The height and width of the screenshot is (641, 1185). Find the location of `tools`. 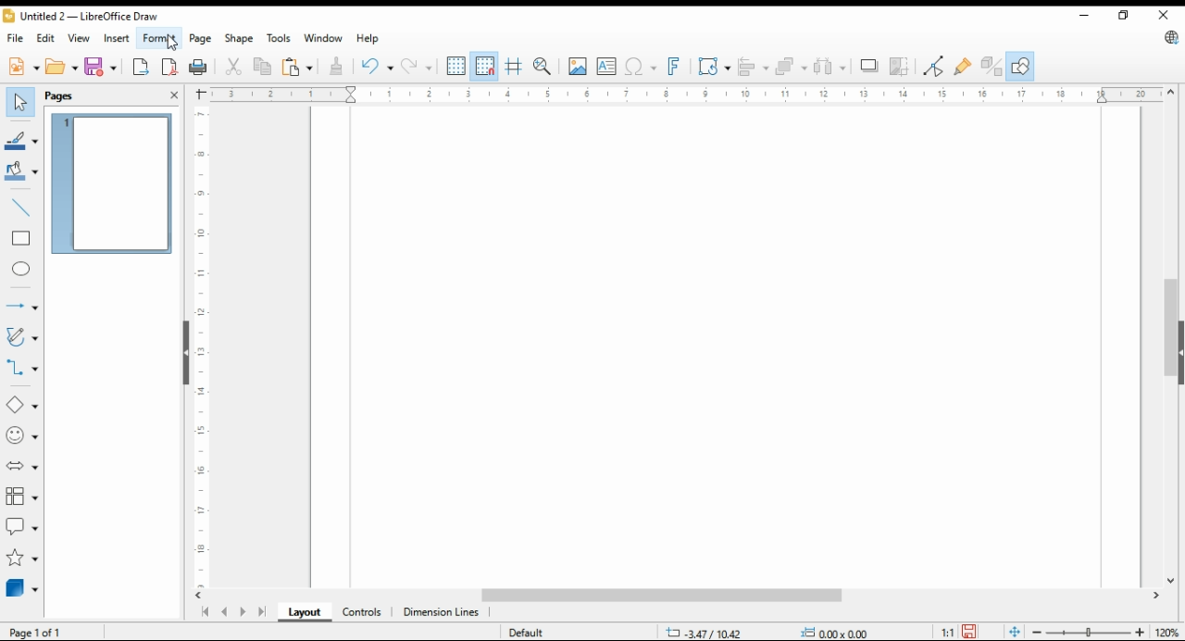

tools is located at coordinates (278, 38).